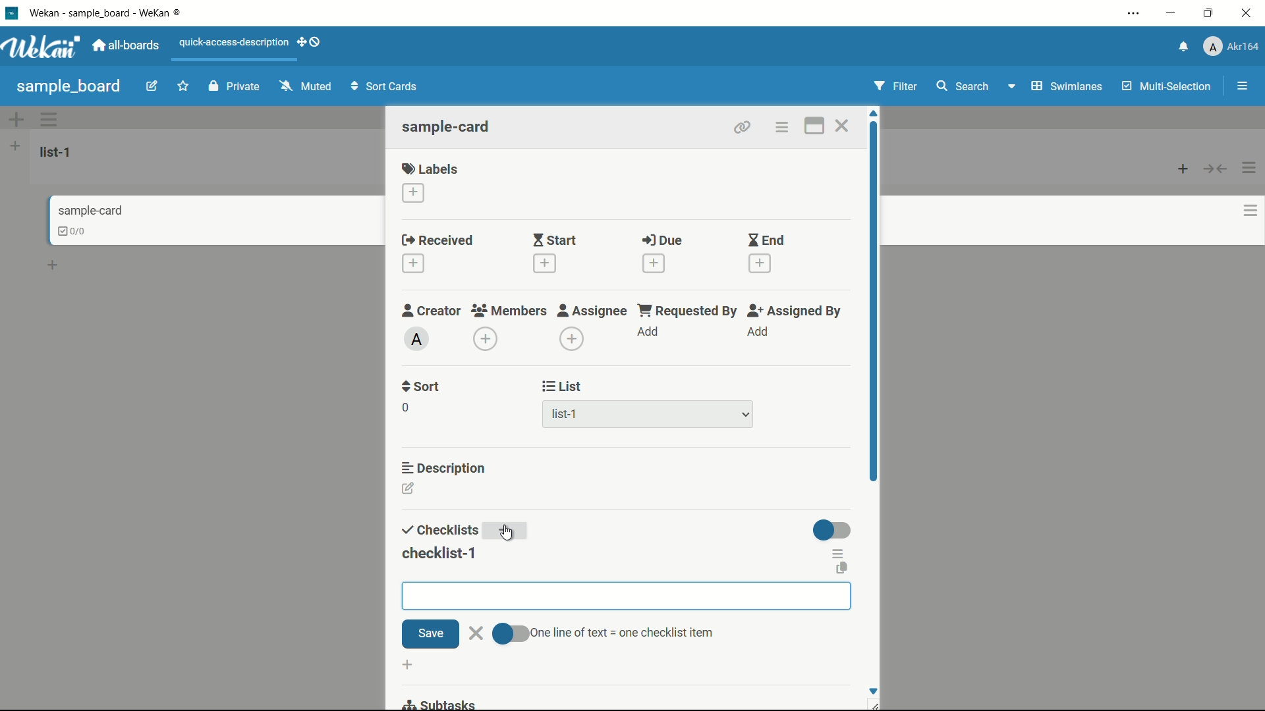  Describe the element at coordinates (833, 530) in the screenshot. I see `toggle button` at that location.